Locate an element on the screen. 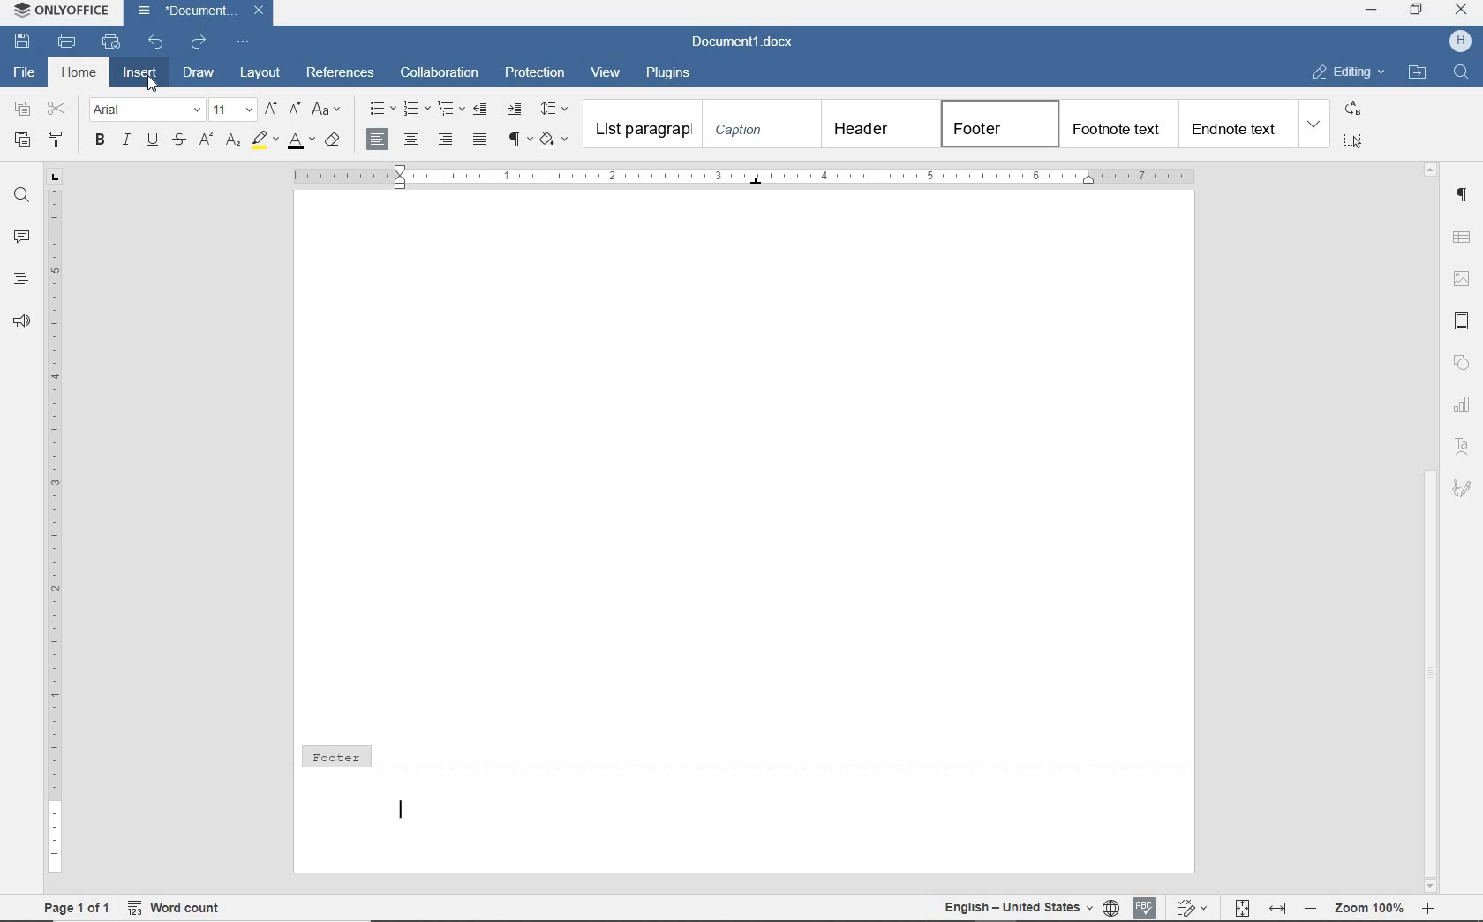 The height and width of the screenshot is (922, 1483). find is located at coordinates (1461, 72).